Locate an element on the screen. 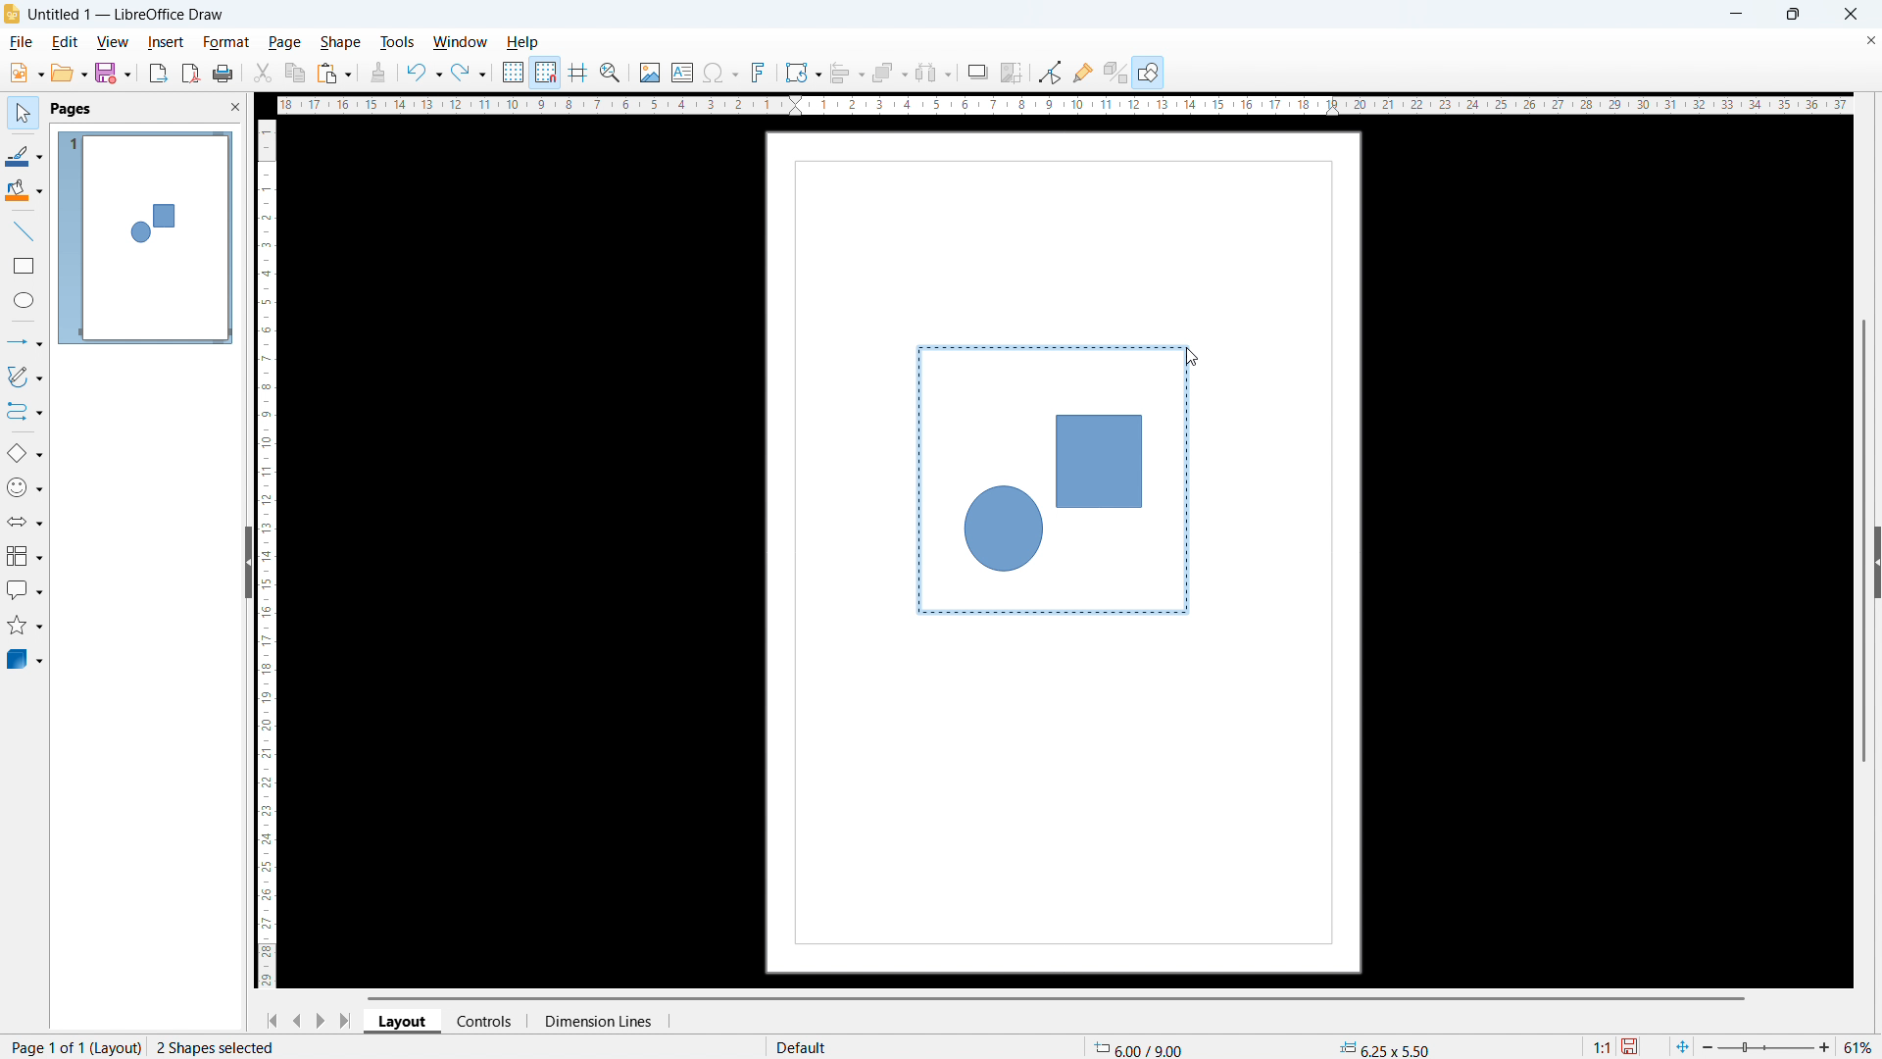 This screenshot has height=1059, width=1882. show gluepoint function is located at coordinates (1084, 72).